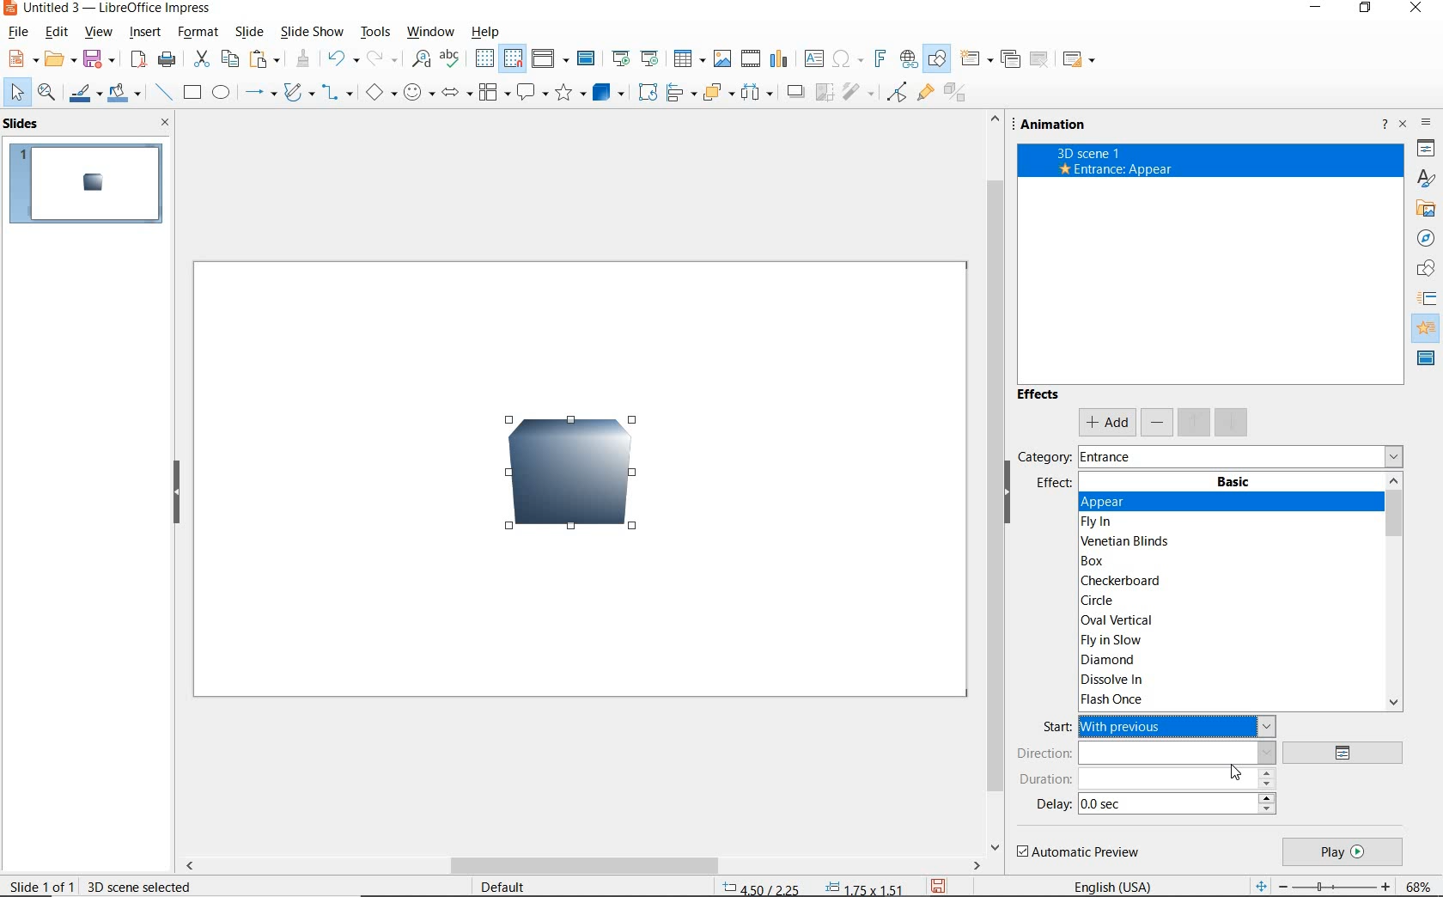 This screenshot has height=897, width=1443. I want to click on insert special characters, so click(845, 59).